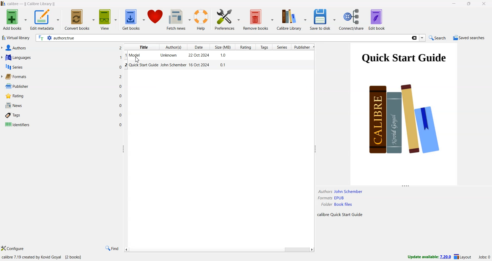 The width and height of the screenshot is (492, 261). Describe the element at coordinates (404, 117) in the screenshot. I see `book details window` at that location.